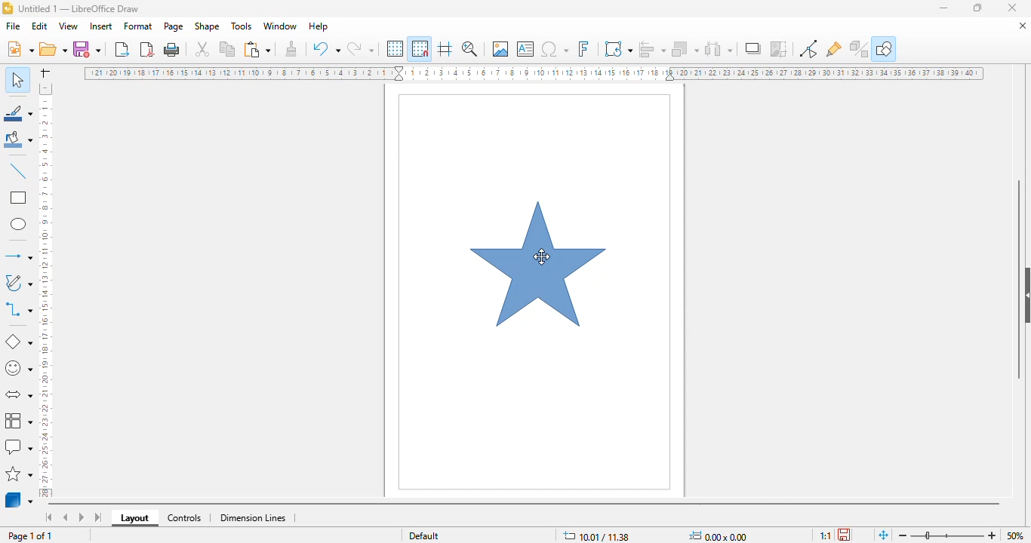  What do you see at coordinates (17, 141) in the screenshot?
I see `fill color` at bounding box center [17, 141].